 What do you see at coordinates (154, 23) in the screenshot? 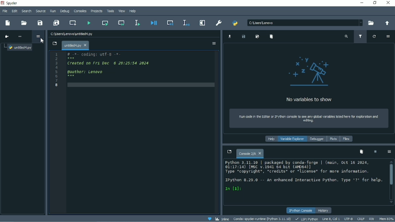
I see `Debug file` at bounding box center [154, 23].